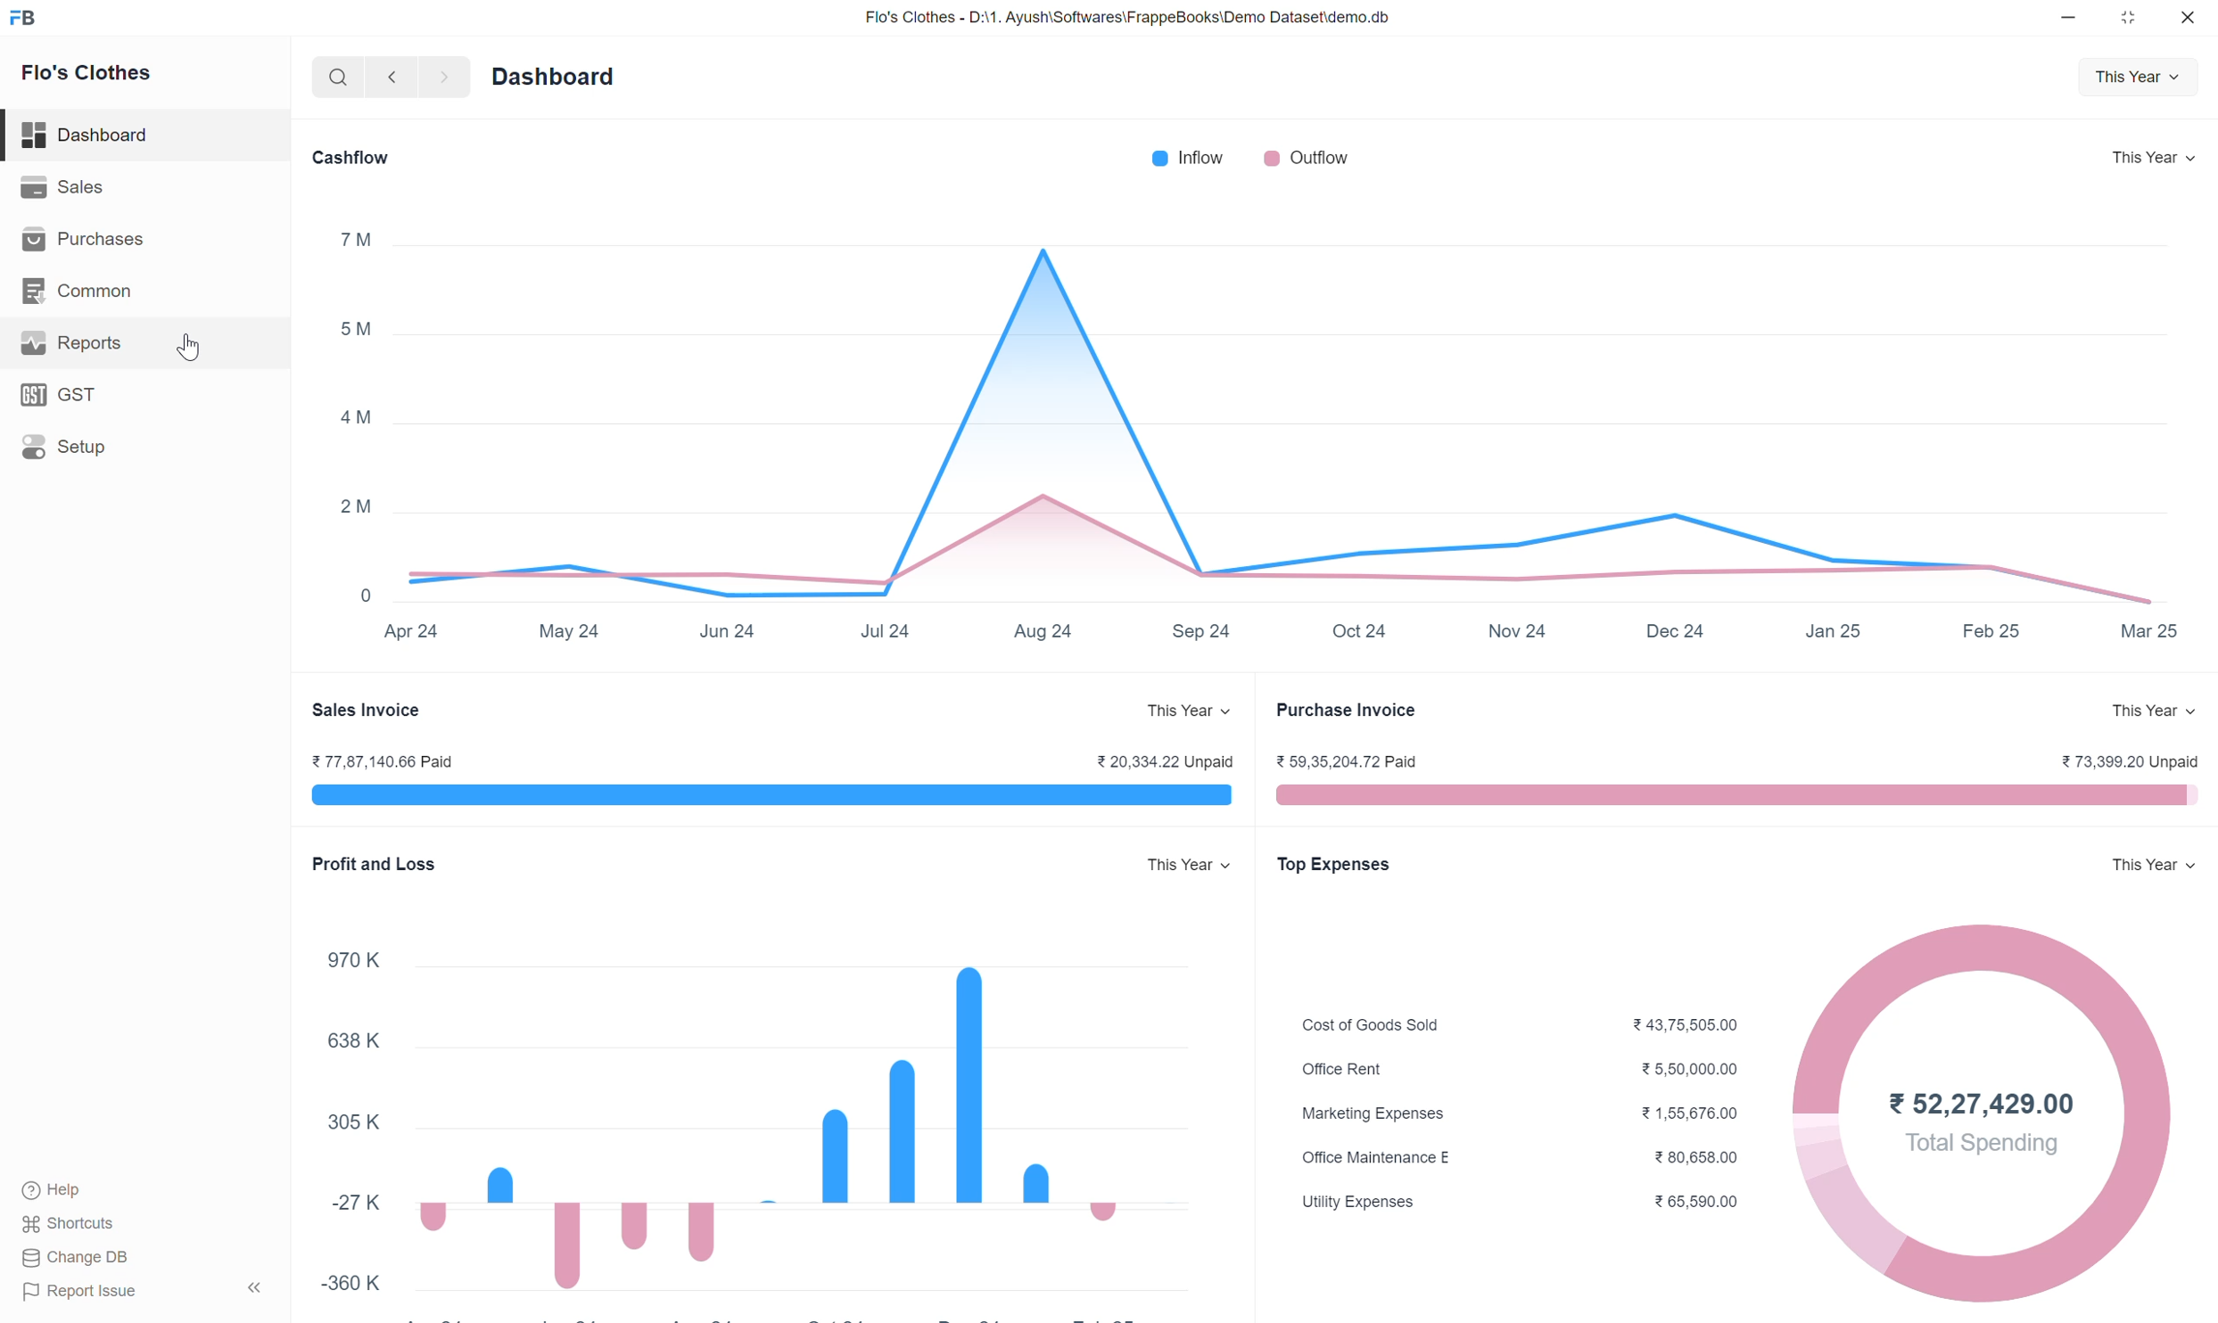 The height and width of the screenshot is (1323, 2218). I want to click on Purchase Invoice, so click(1356, 711).